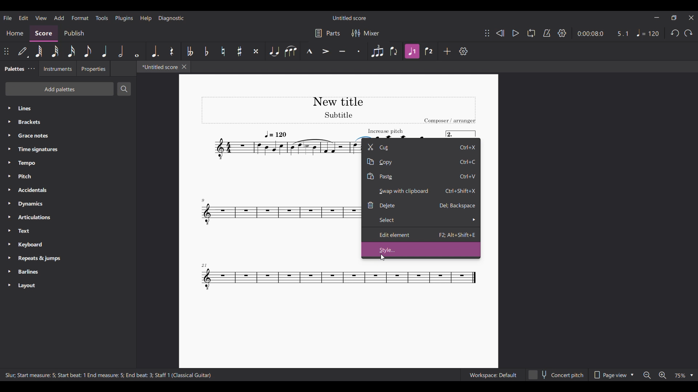 This screenshot has height=392, width=698. What do you see at coordinates (274, 51) in the screenshot?
I see `Tie` at bounding box center [274, 51].